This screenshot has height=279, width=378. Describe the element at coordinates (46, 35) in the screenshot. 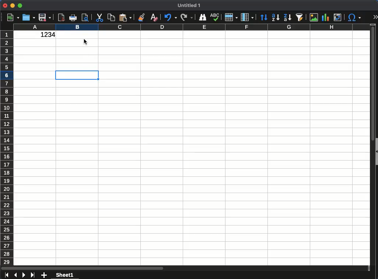

I see `1234` at that location.